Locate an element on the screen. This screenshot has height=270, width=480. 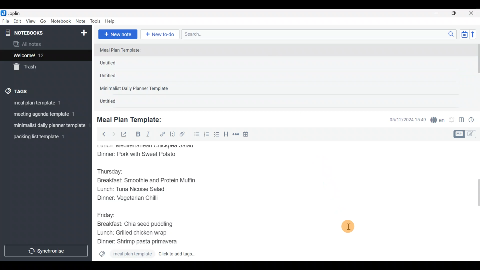
Tag 1 is located at coordinates (37, 102).